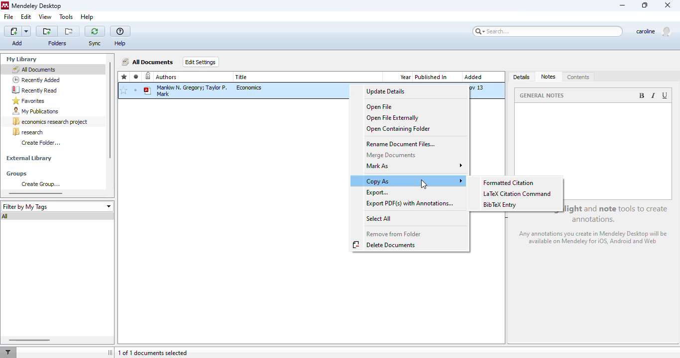 This screenshot has width=680, height=358. What do you see at coordinates (29, 101) in the screenshot?
I see `favorites` at bounding box center [29, 101].